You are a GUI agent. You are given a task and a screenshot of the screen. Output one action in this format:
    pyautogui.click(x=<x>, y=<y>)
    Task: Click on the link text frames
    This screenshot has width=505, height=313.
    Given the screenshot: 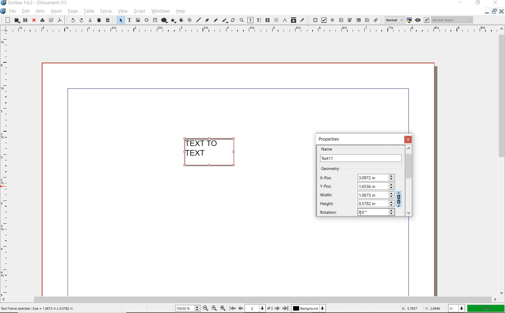 What is the action you would take?
    pyautogui.click(x=268, y=20)
    